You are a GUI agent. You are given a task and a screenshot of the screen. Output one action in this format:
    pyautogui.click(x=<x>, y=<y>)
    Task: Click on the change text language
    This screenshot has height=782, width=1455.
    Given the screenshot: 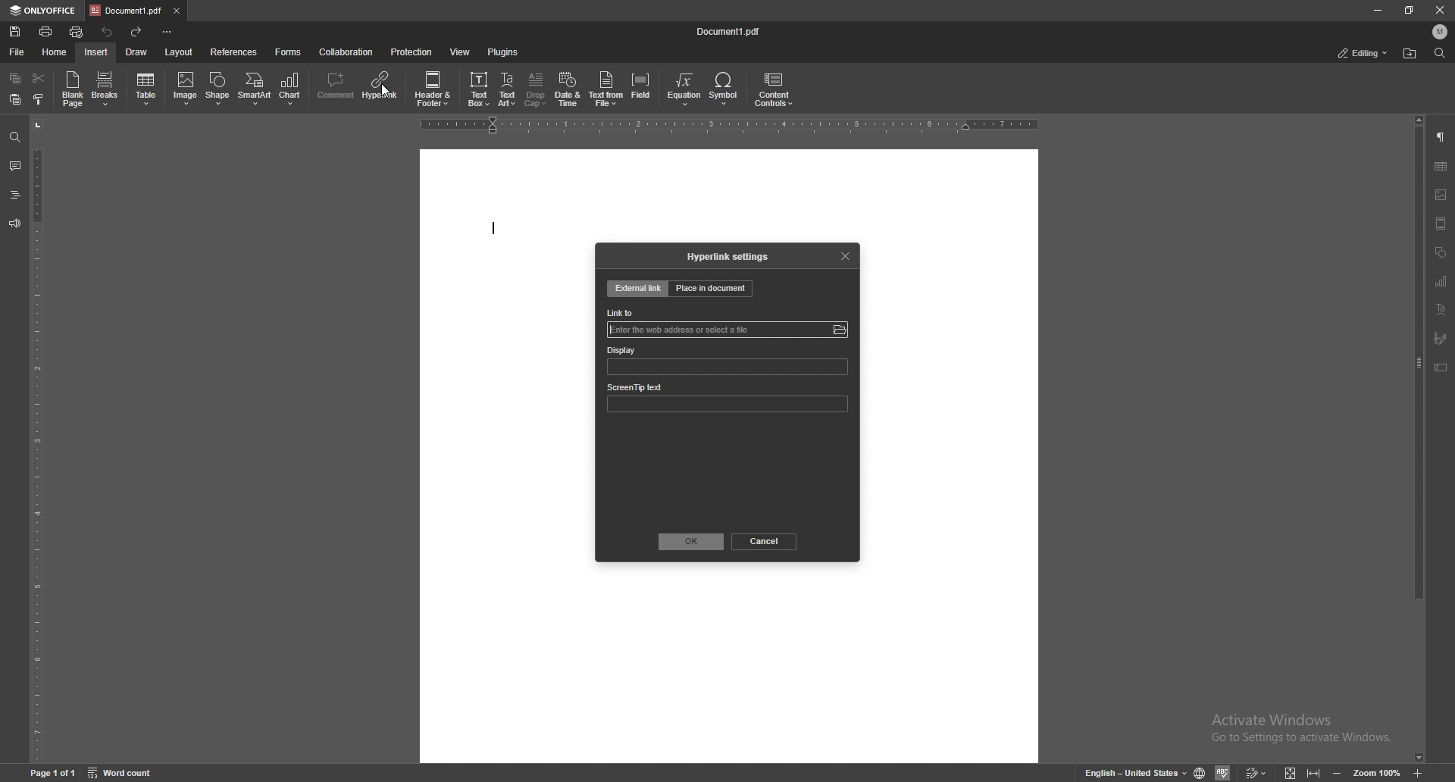 What is the action you would take?
    pyautogui.click(x=1136, y=772)
    